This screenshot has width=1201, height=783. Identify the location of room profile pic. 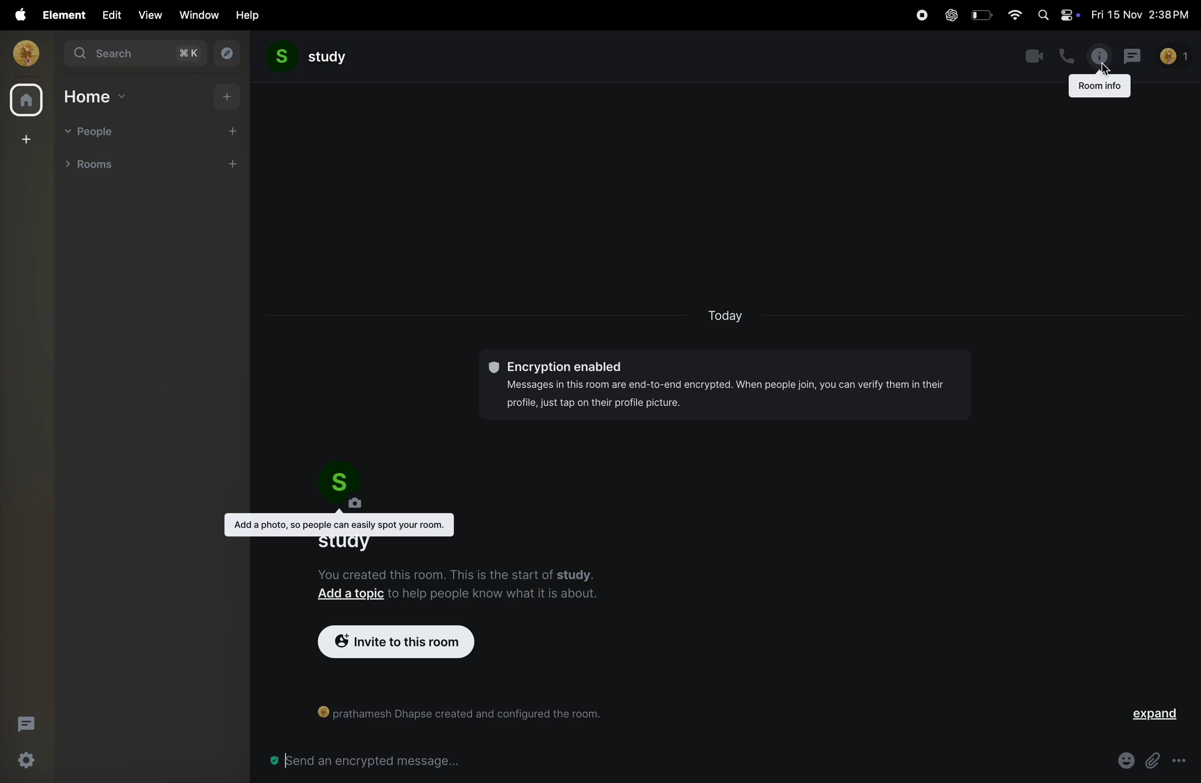
(349, 487).